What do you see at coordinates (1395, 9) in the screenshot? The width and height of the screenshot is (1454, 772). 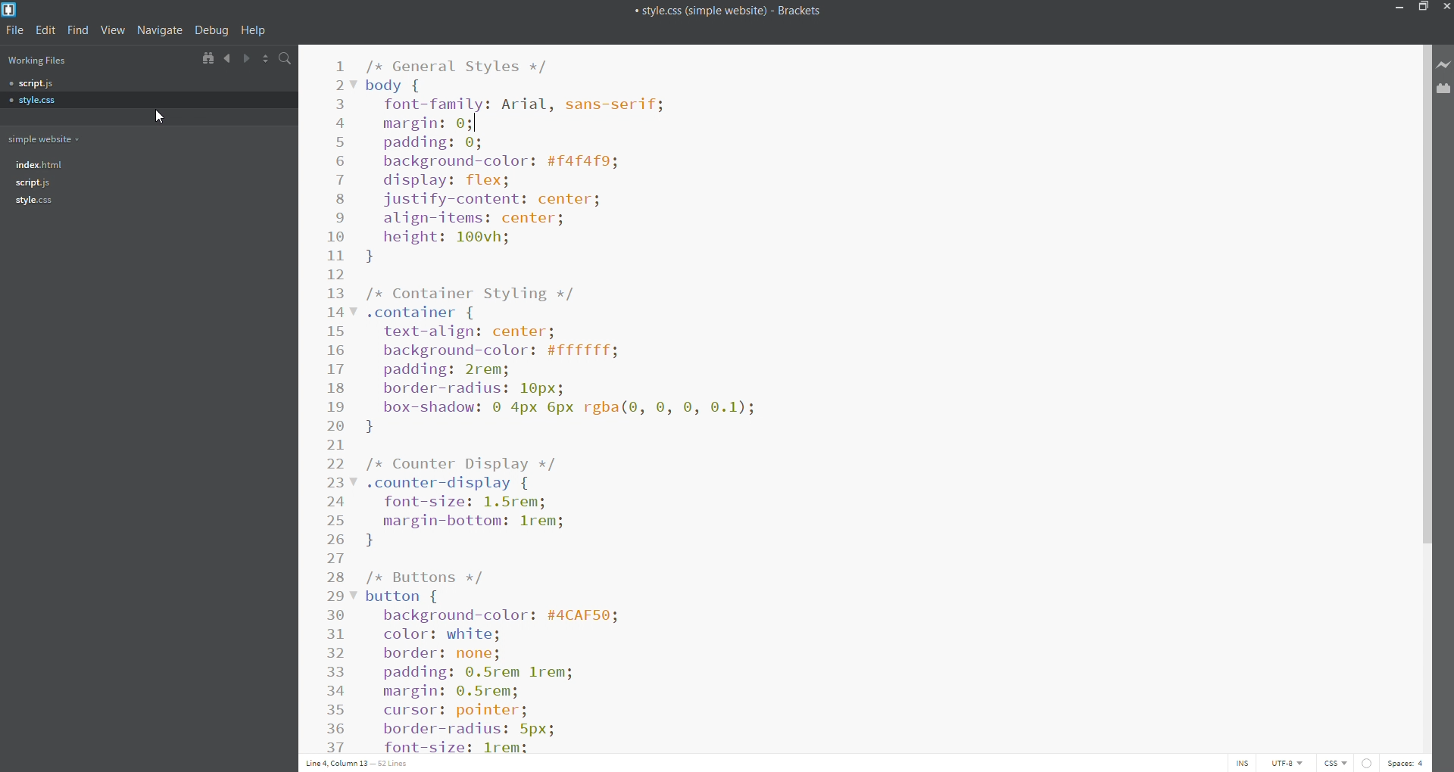 I see `minimize` at bounding box center [1395, 9].